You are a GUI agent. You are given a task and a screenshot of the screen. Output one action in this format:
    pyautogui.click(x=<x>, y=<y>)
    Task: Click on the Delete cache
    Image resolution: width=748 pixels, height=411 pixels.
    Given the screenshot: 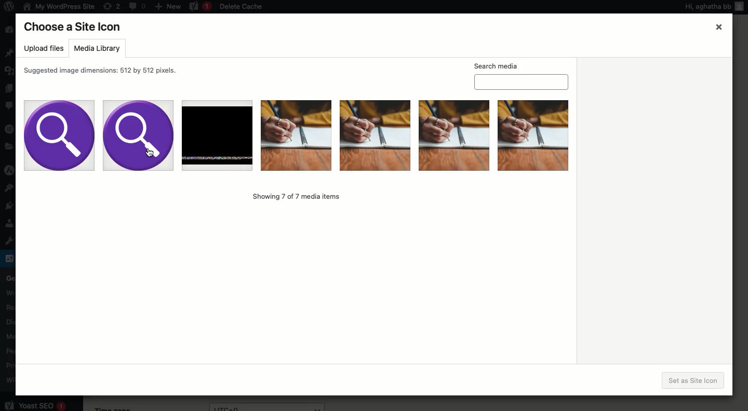 What is the action you would take?
    pyautogui.click(x=242, y=7)
    